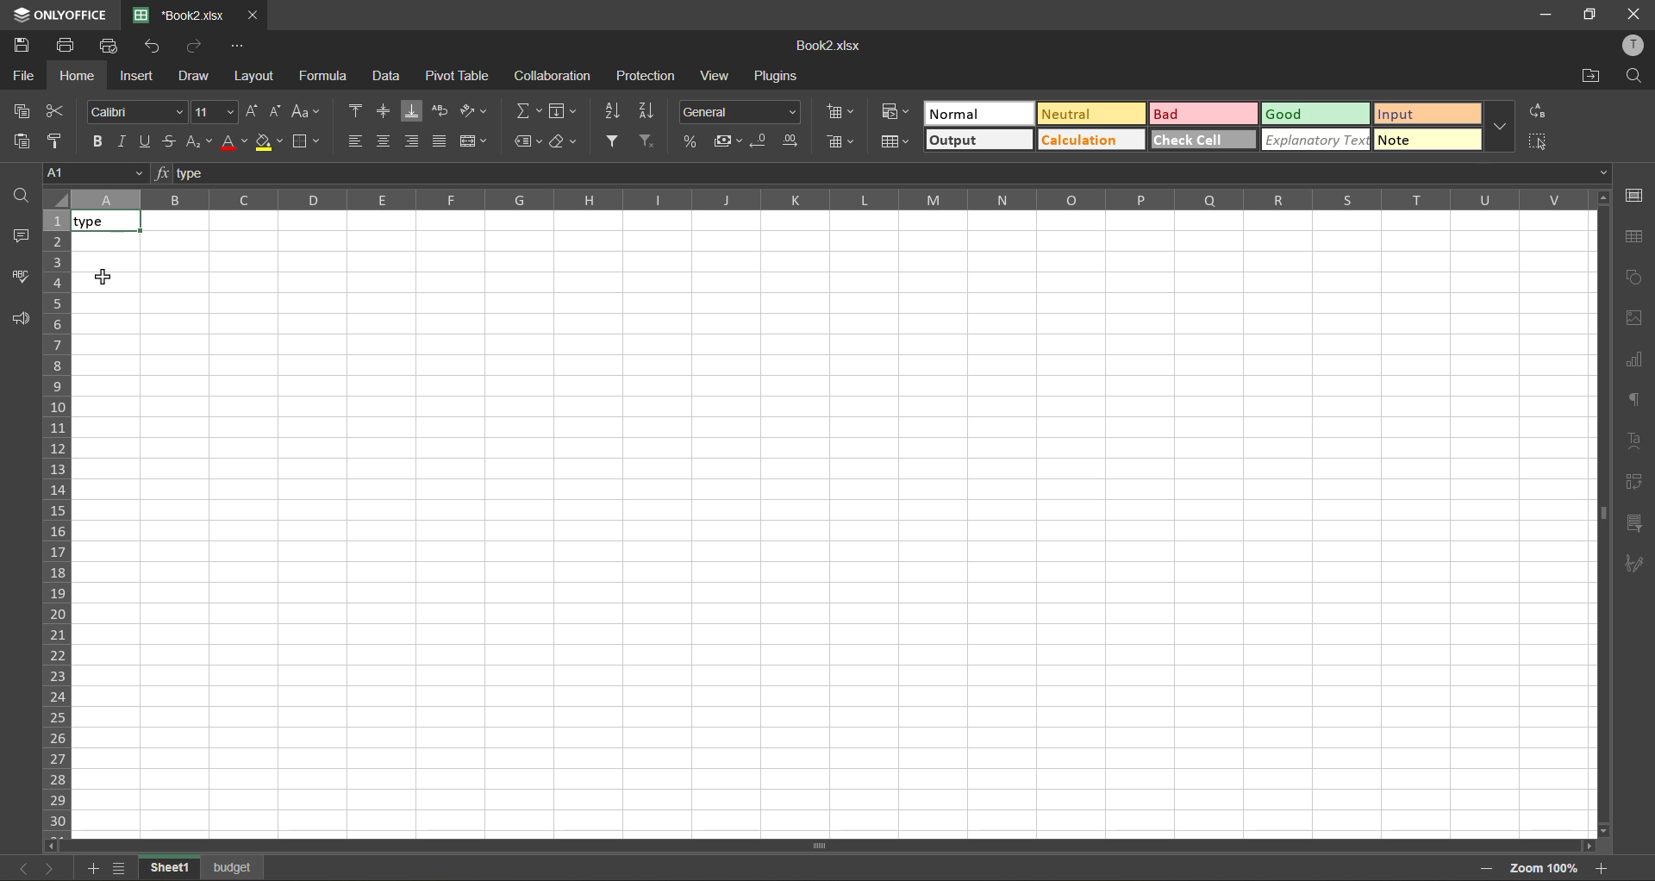  Describe the element at coordinates (883, 173) in the screenshot. I see `formula bar` at that location.